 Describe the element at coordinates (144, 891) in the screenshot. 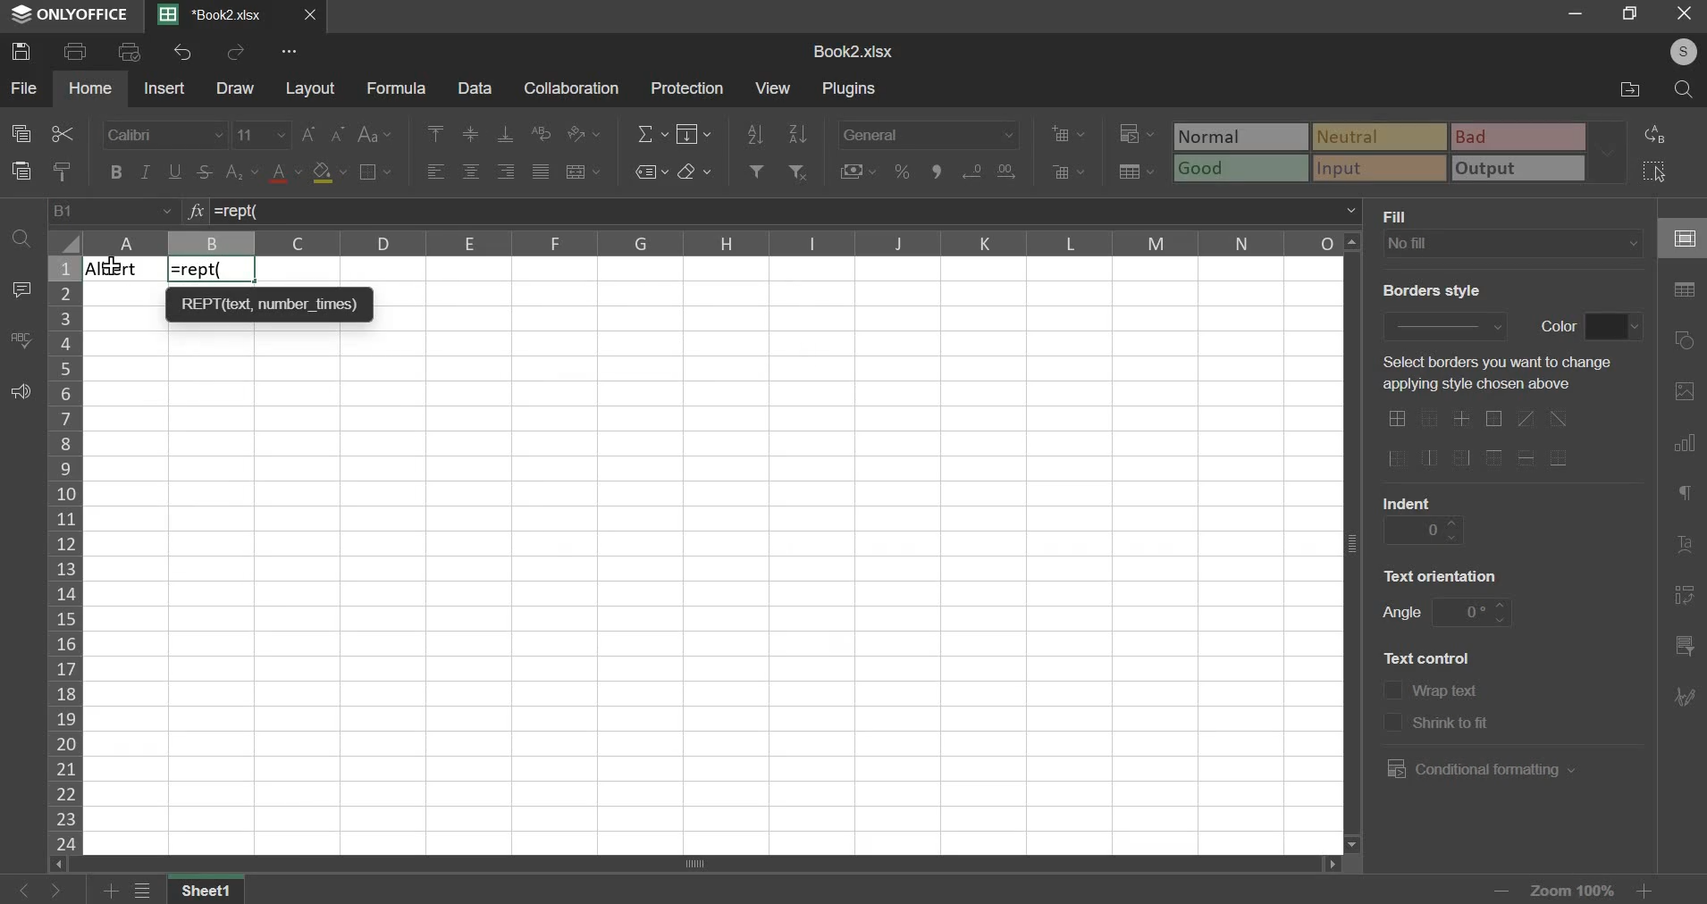

I see `file menu` at that location.